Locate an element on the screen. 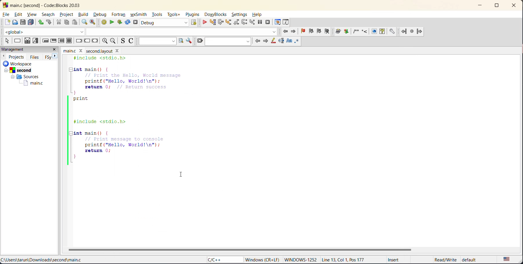  debug is located at coordinates (100, 15).